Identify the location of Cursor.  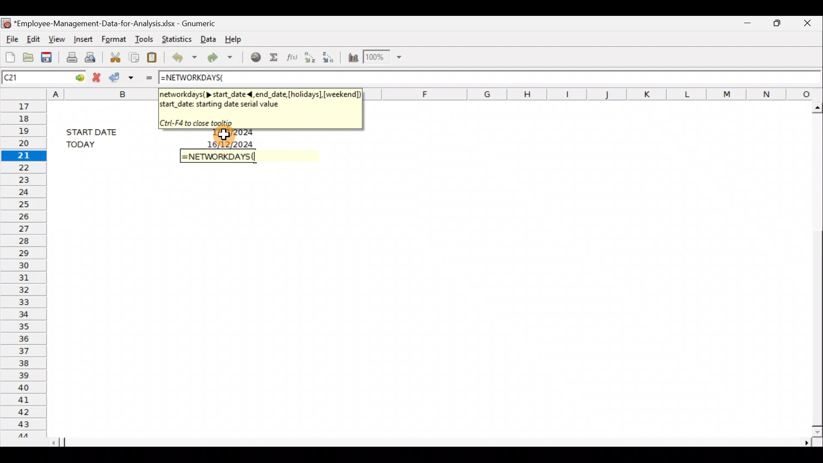
(232, 133).